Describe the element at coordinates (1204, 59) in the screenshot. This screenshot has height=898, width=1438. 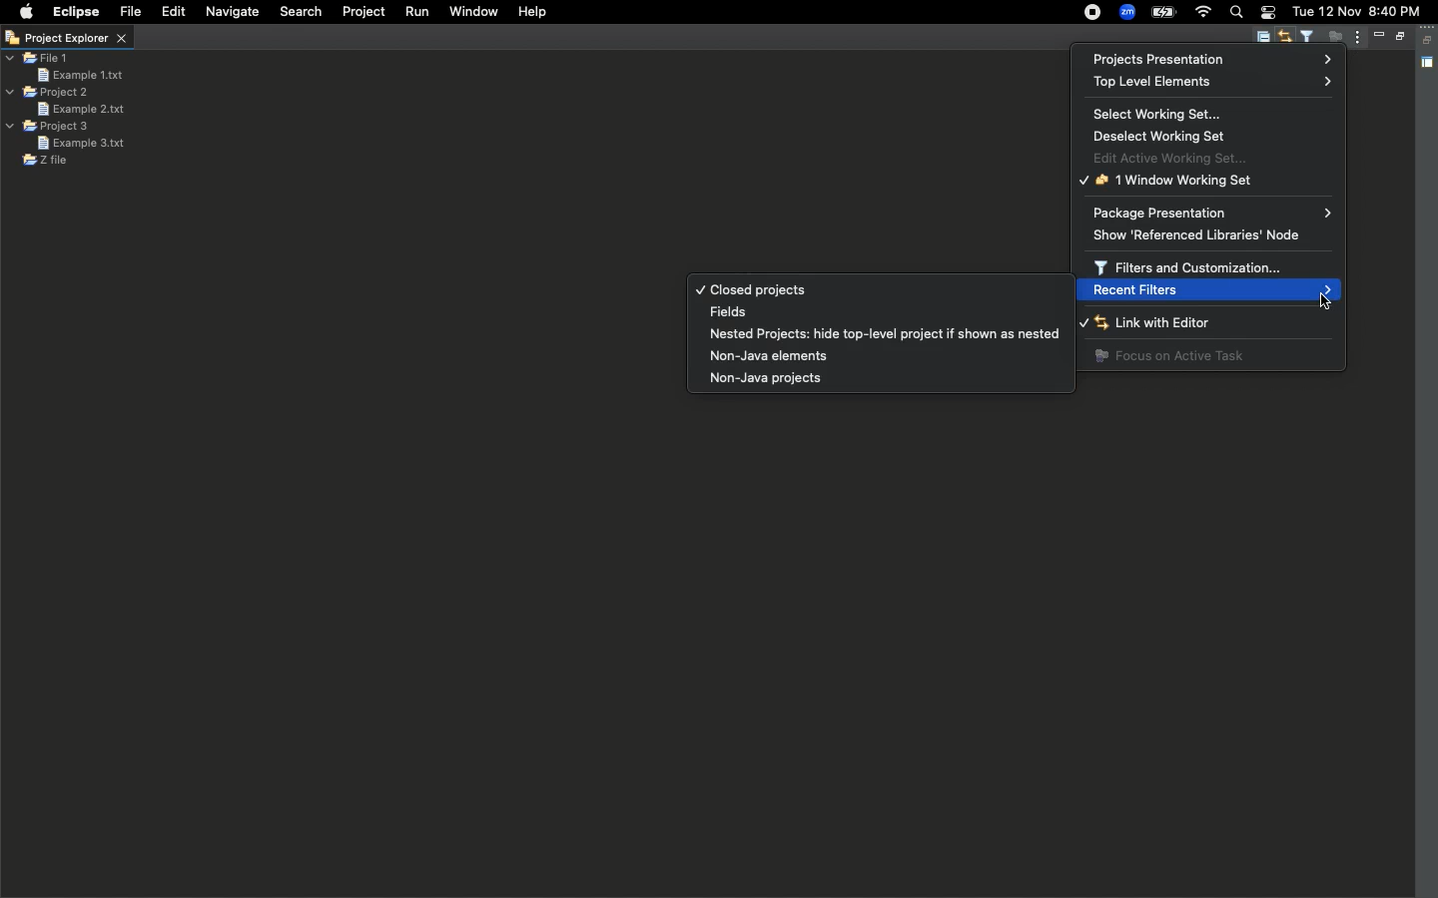
I see `Project presentation` at that location.